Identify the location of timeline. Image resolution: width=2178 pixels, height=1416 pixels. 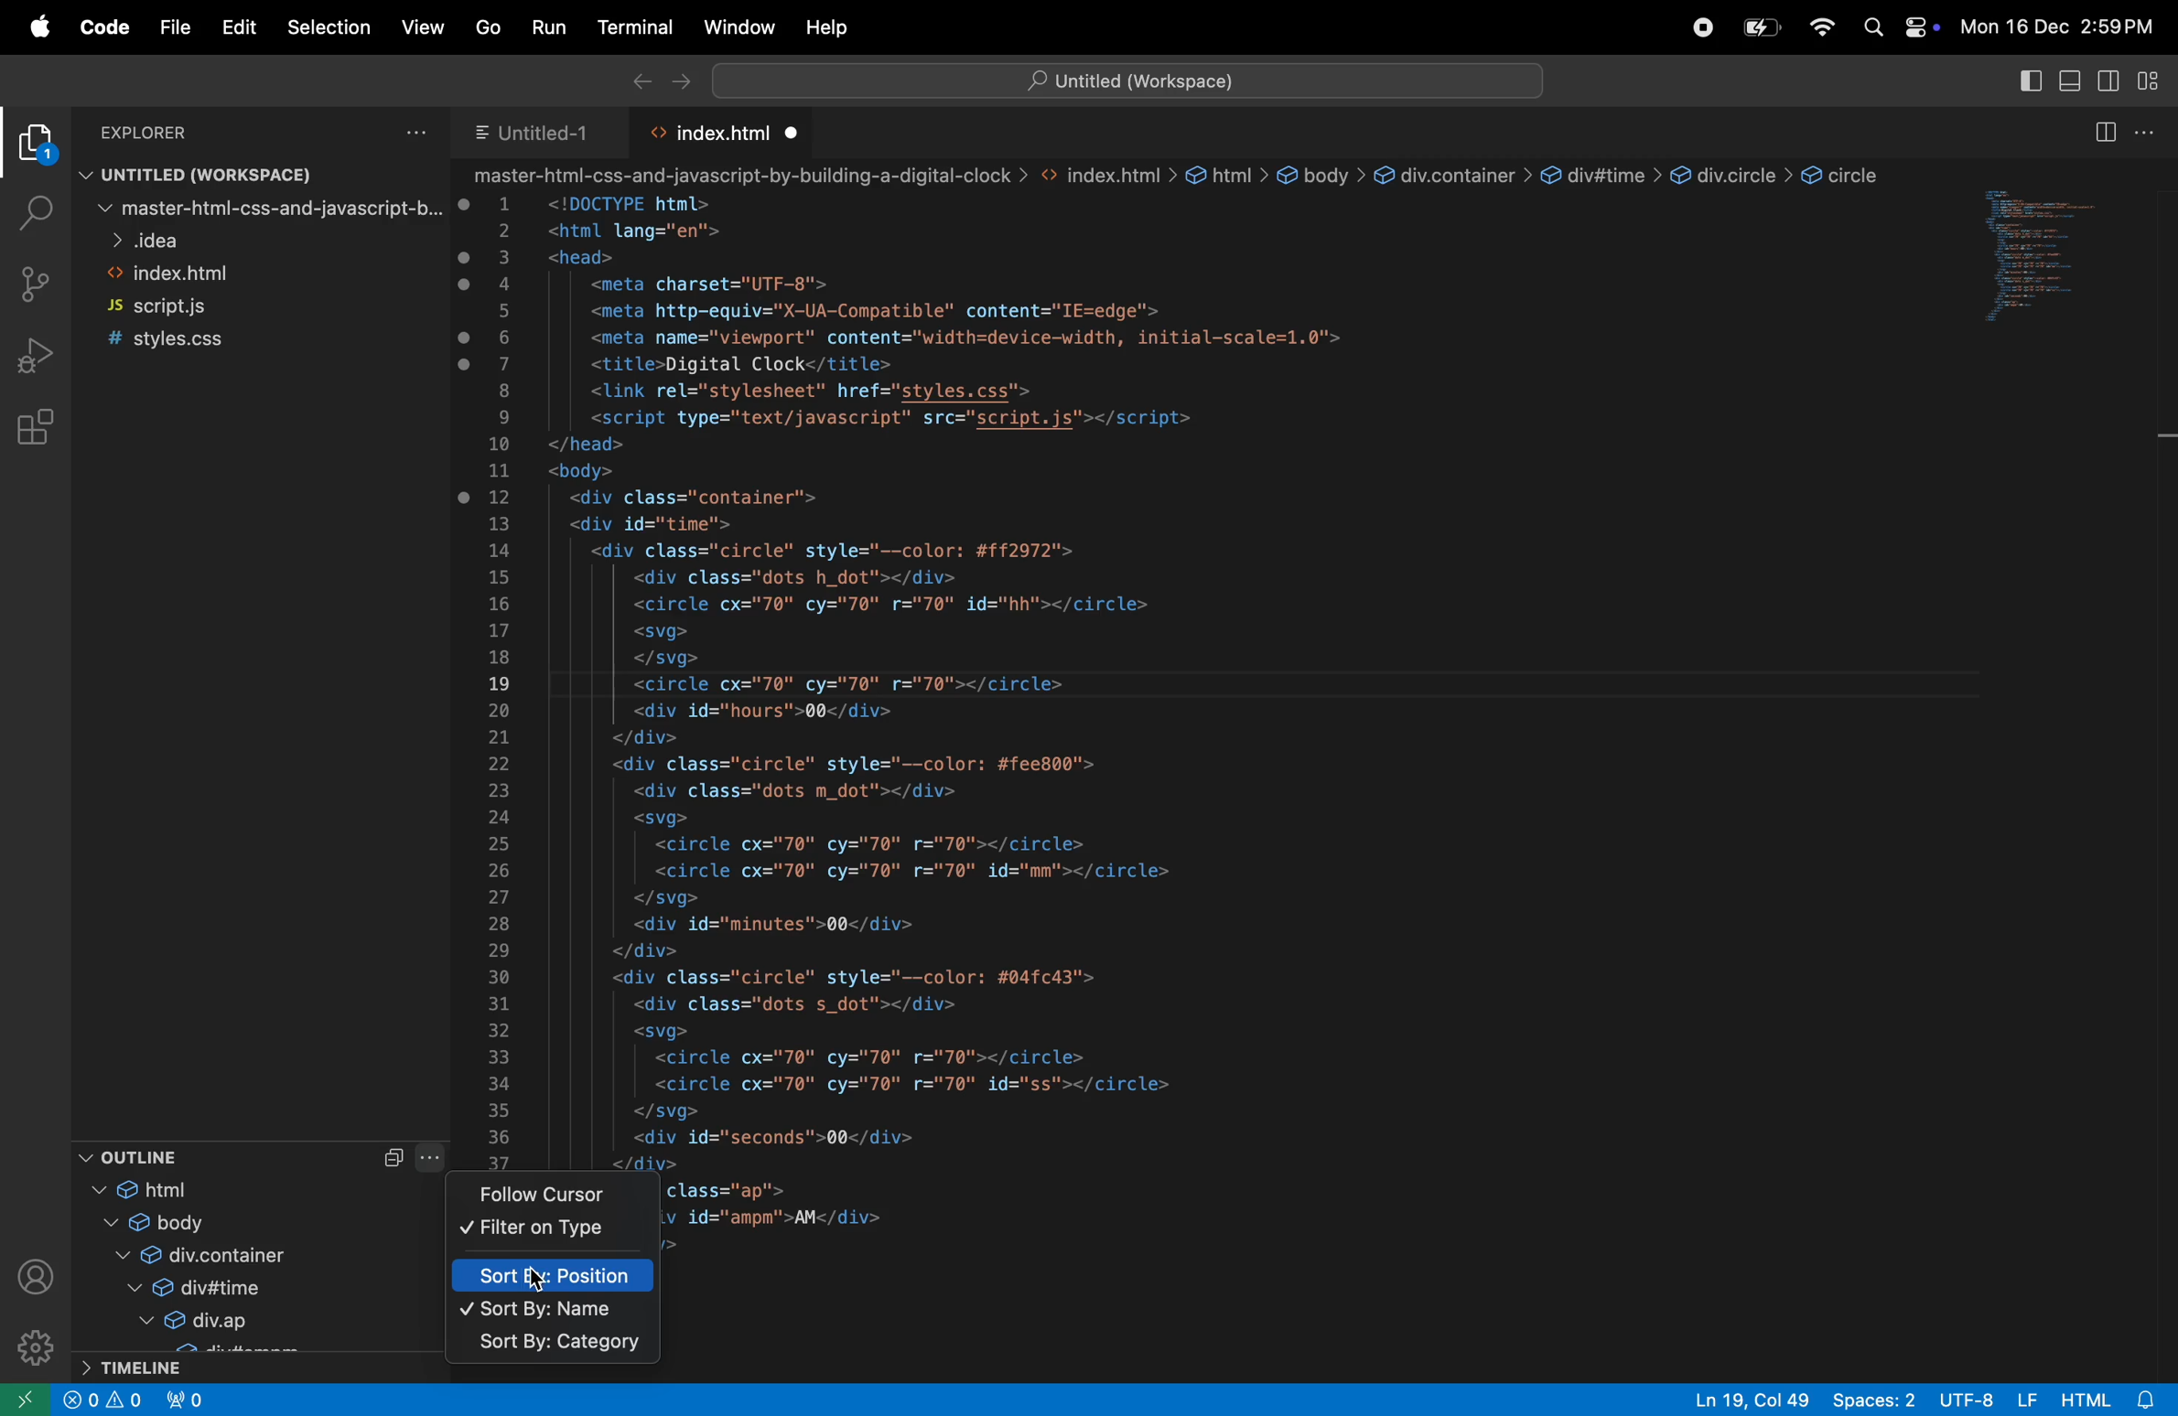
(255, 1367).